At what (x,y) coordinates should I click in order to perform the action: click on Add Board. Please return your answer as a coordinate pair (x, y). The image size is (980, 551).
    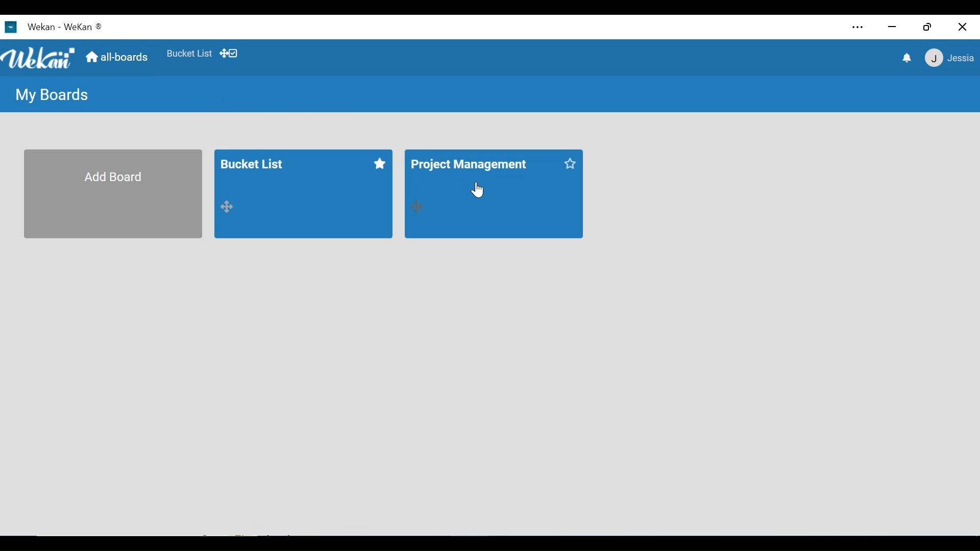
    Looking at the image, I should click on (112, 193).